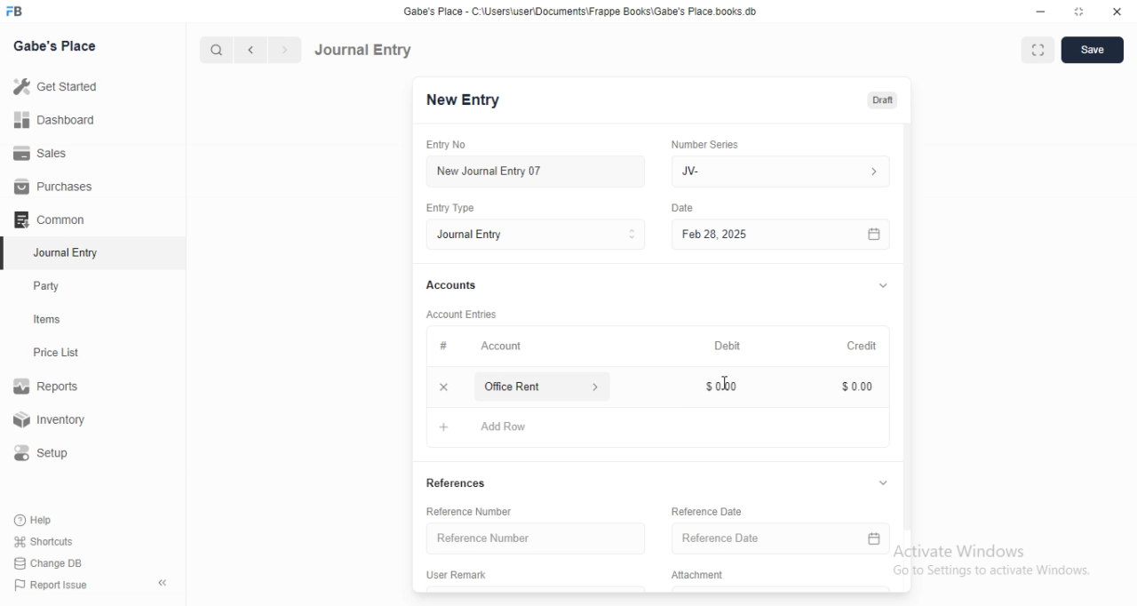  I want to click on Journal Entry, so click(363, 50).